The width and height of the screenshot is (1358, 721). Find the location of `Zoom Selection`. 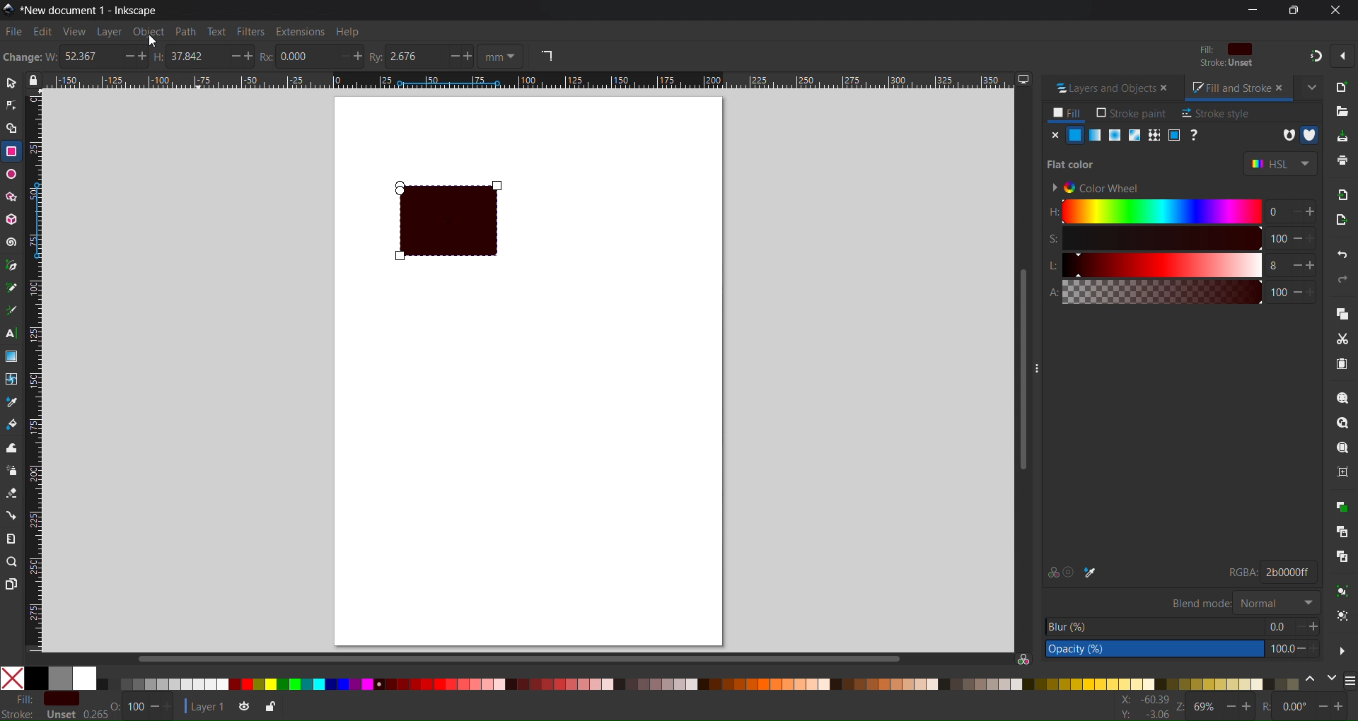

Zoom Selection is located at coordinates (1342, 398).